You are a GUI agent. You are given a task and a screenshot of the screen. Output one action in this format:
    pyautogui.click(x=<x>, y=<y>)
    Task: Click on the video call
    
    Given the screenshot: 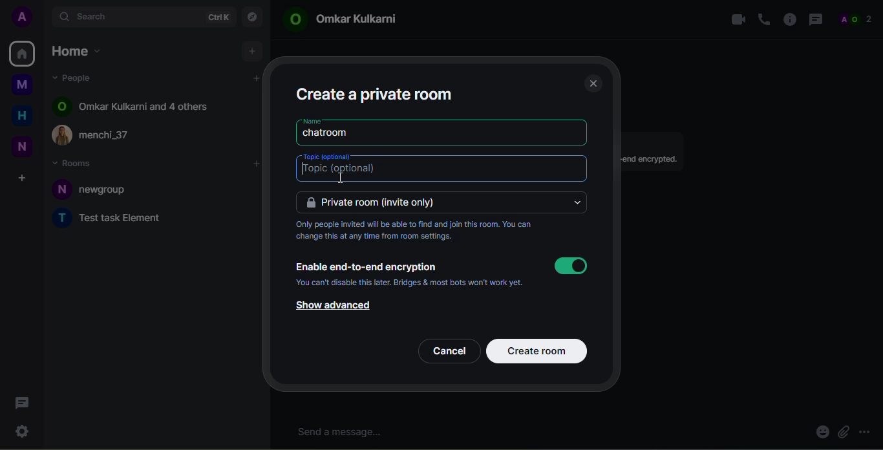 What is the action you would take?
    pyautogui.click(x=735, y=18)
    